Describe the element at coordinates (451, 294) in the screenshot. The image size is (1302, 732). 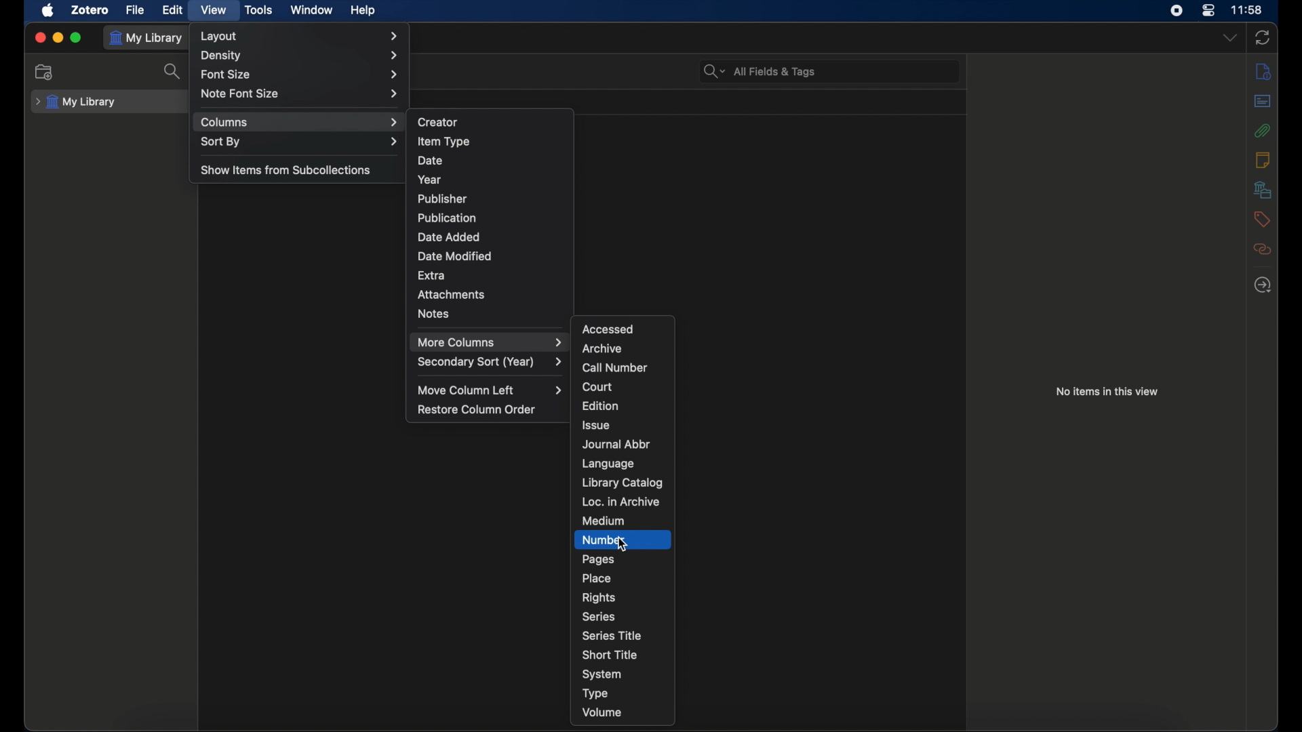
I see `attachments` at that location.